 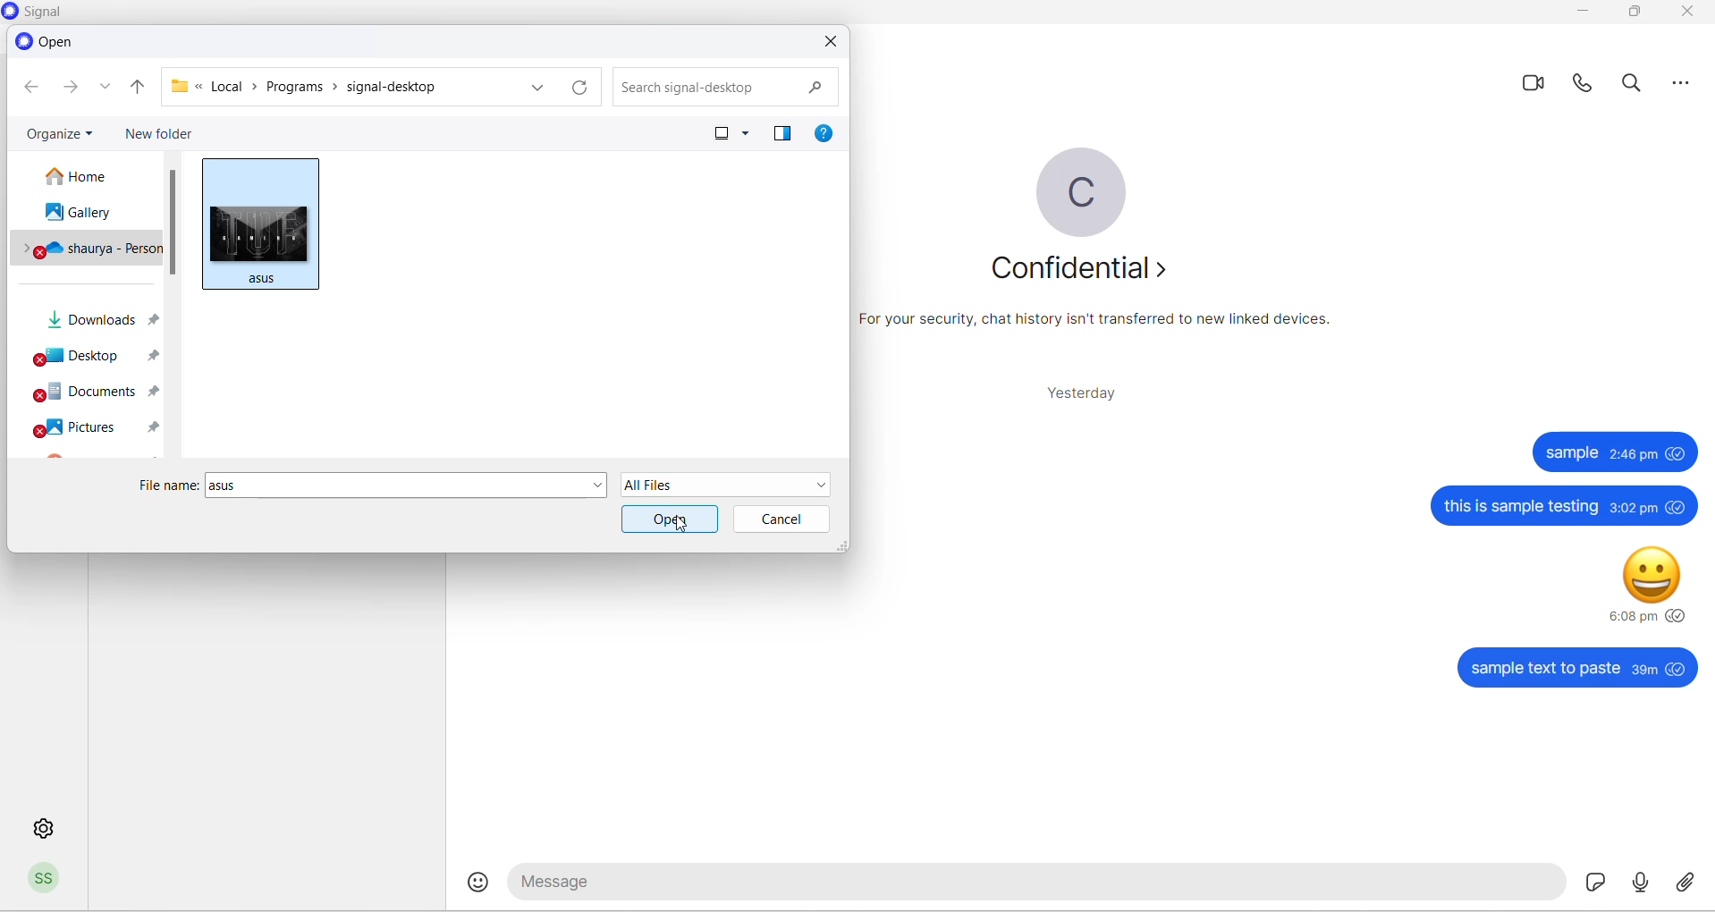 What do you see at coordinates (60, 131) in the screenshot?
I see `organize` at bounding box center [60, 131].